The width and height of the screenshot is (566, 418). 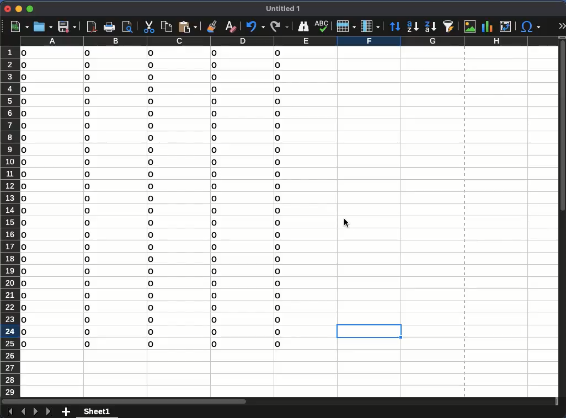 I want to click on save, so click(x=66, y=27).